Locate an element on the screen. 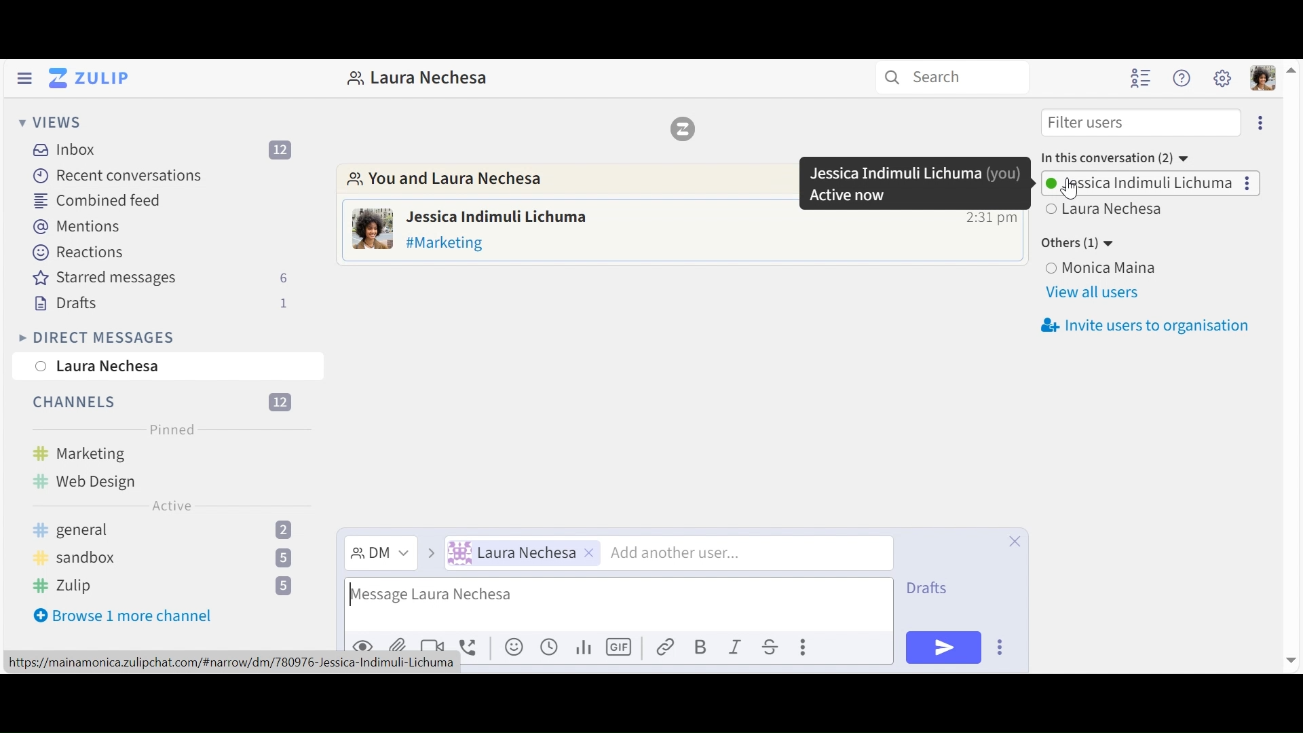 The height and width of the screenshot is (733, 1303). Active is located at coordinates (174, 507).